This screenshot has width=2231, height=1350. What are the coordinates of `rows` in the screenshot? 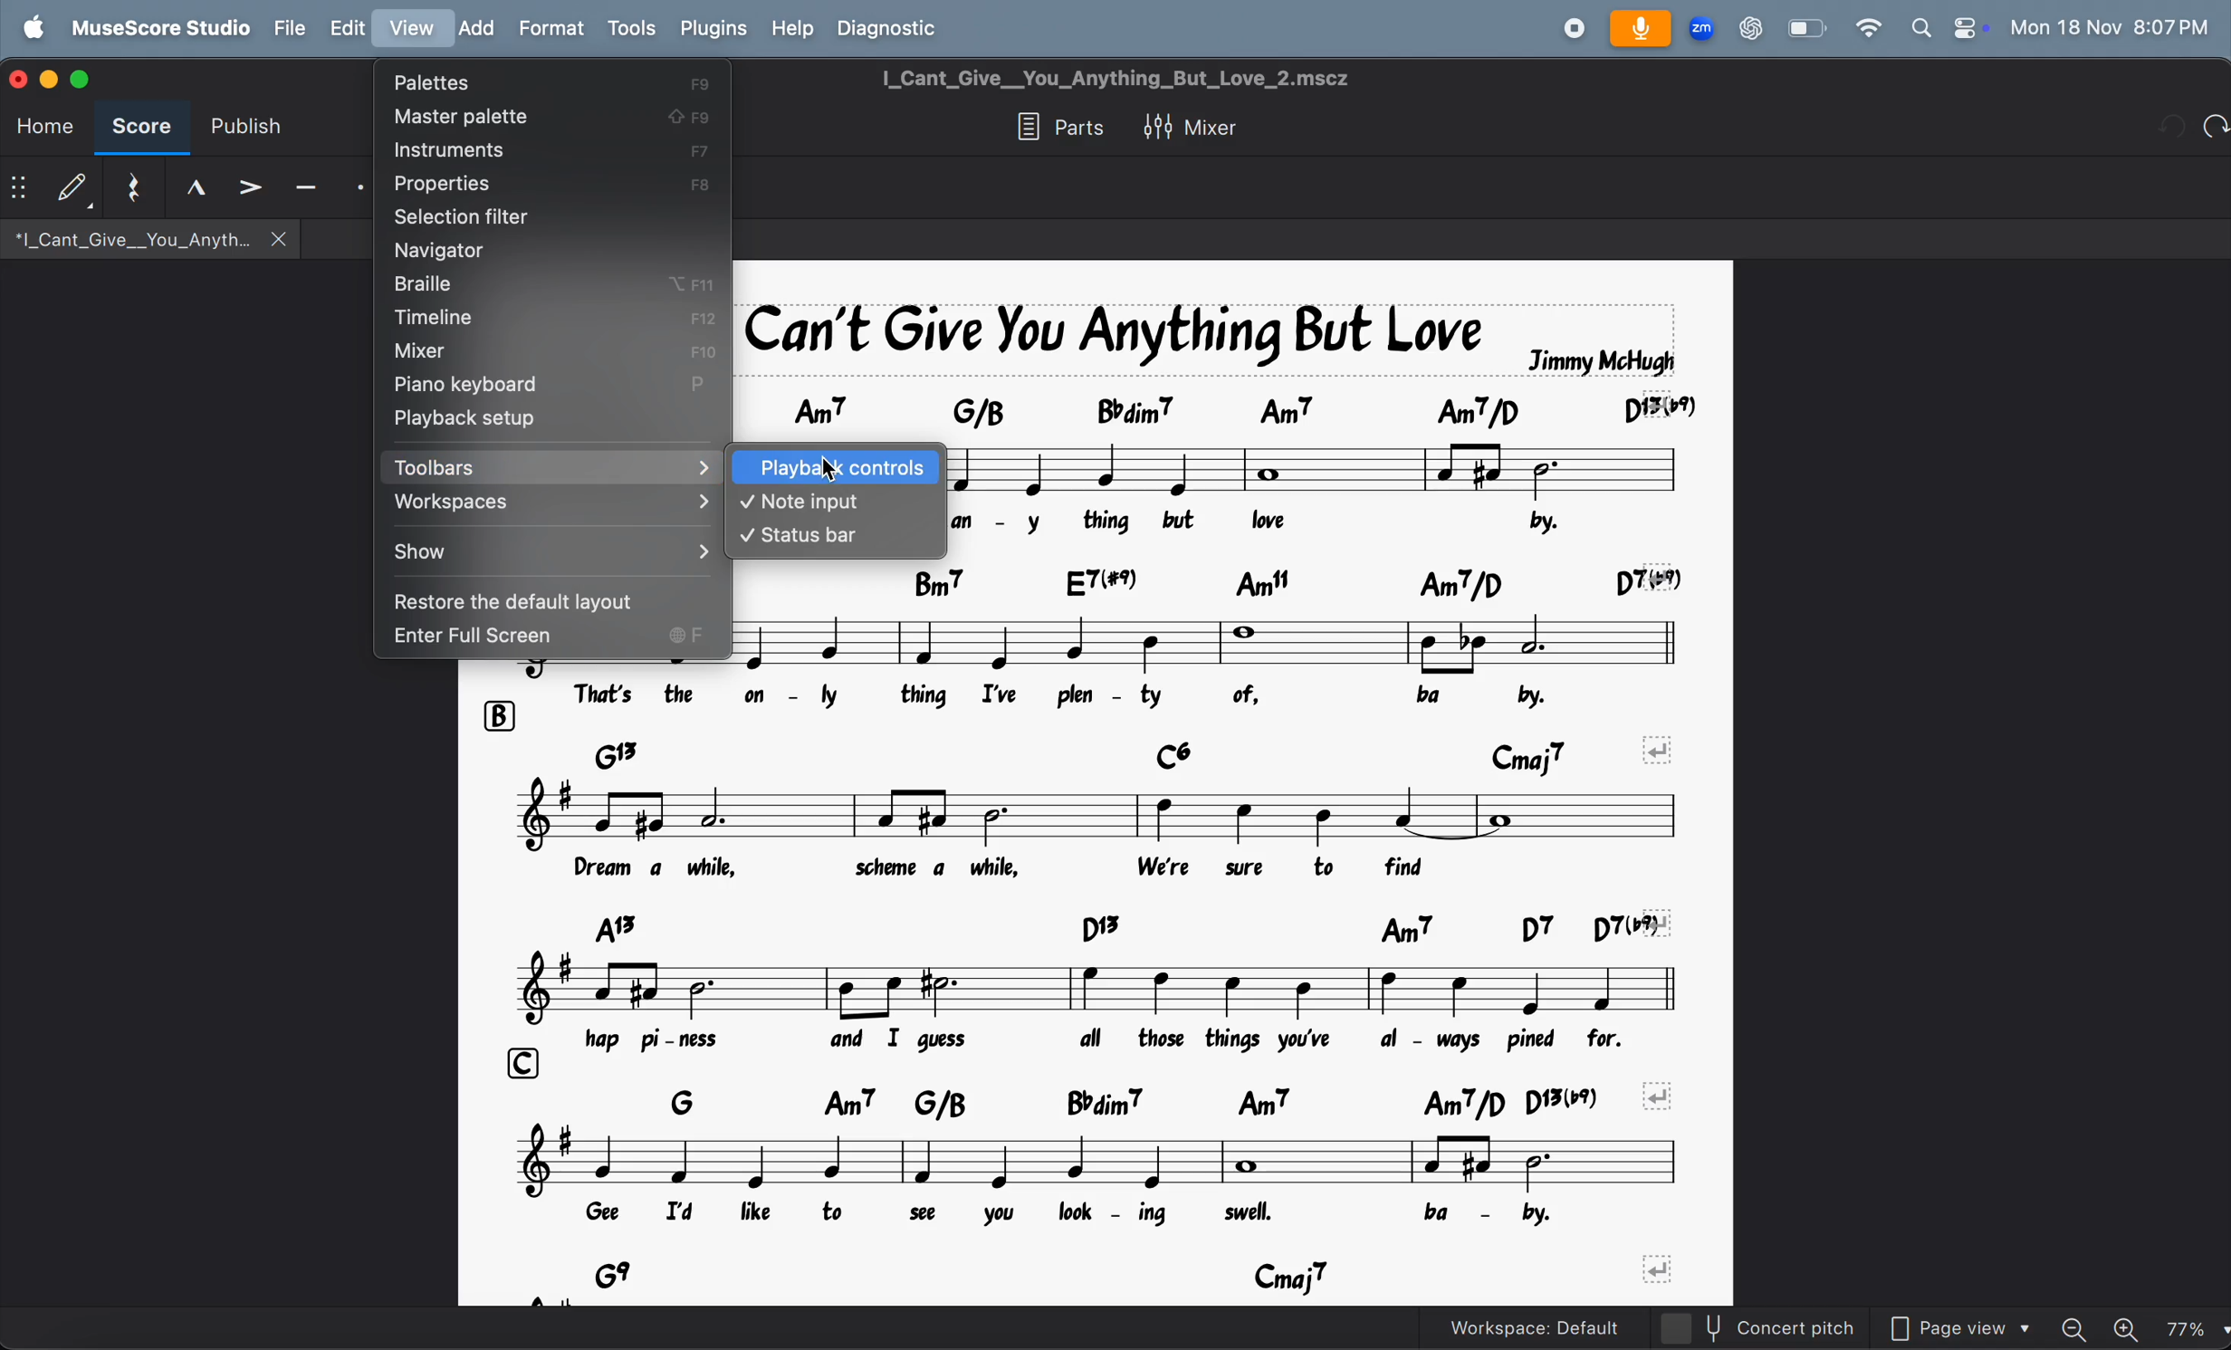 It's located at (497, 716).